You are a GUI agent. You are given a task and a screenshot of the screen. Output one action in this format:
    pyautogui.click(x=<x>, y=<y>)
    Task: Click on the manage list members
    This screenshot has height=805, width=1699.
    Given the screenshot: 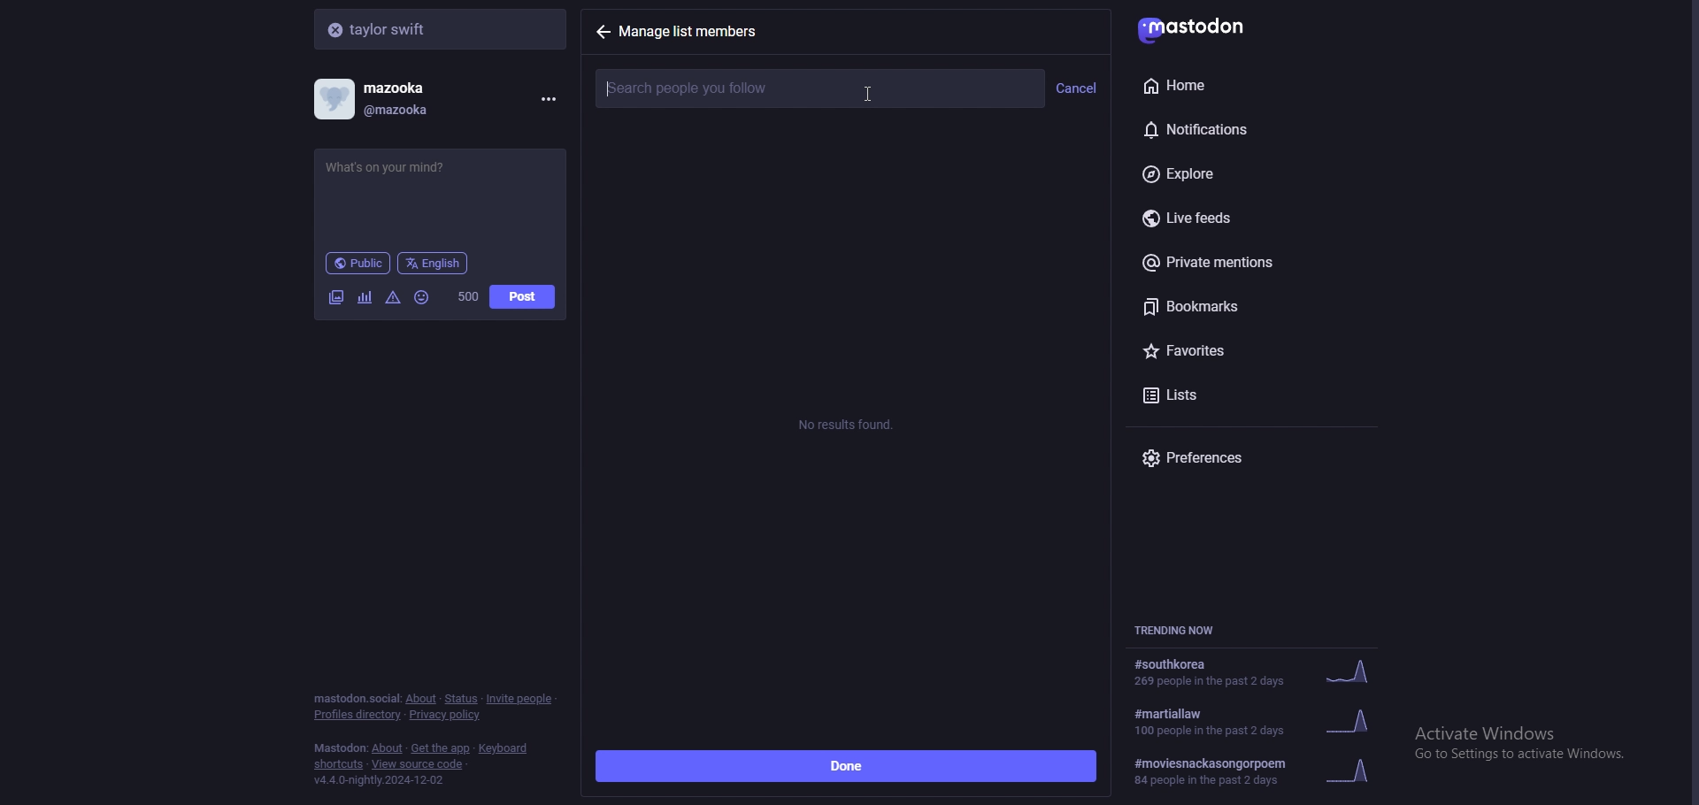 What is the action you would take?
    pyautogui.click(x=697, y=31)
    